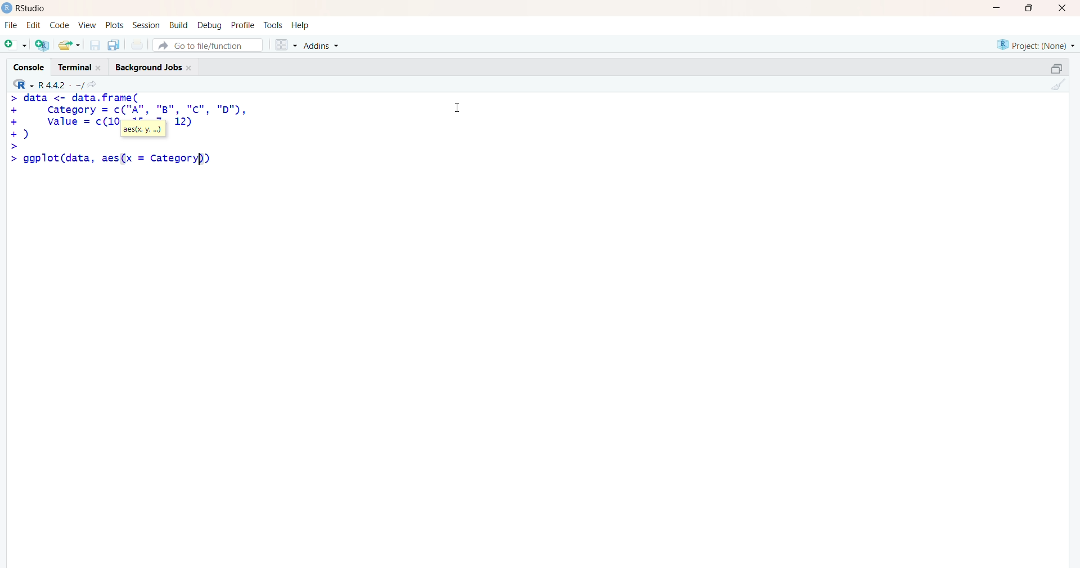 This screenshot has height=568, width=1080. What do you see at coordinates (208, 45) in the screenshot?
I see `# Go to file/function` at bounding box center [208, 45].